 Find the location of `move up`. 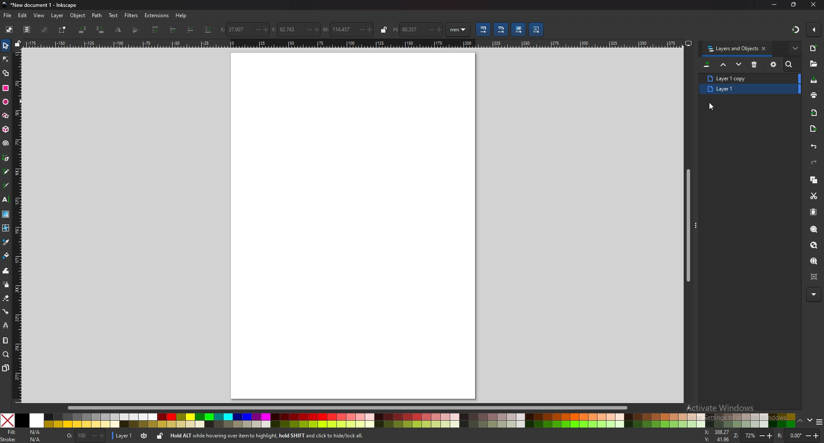

move up is located at coordinates (724, 64).